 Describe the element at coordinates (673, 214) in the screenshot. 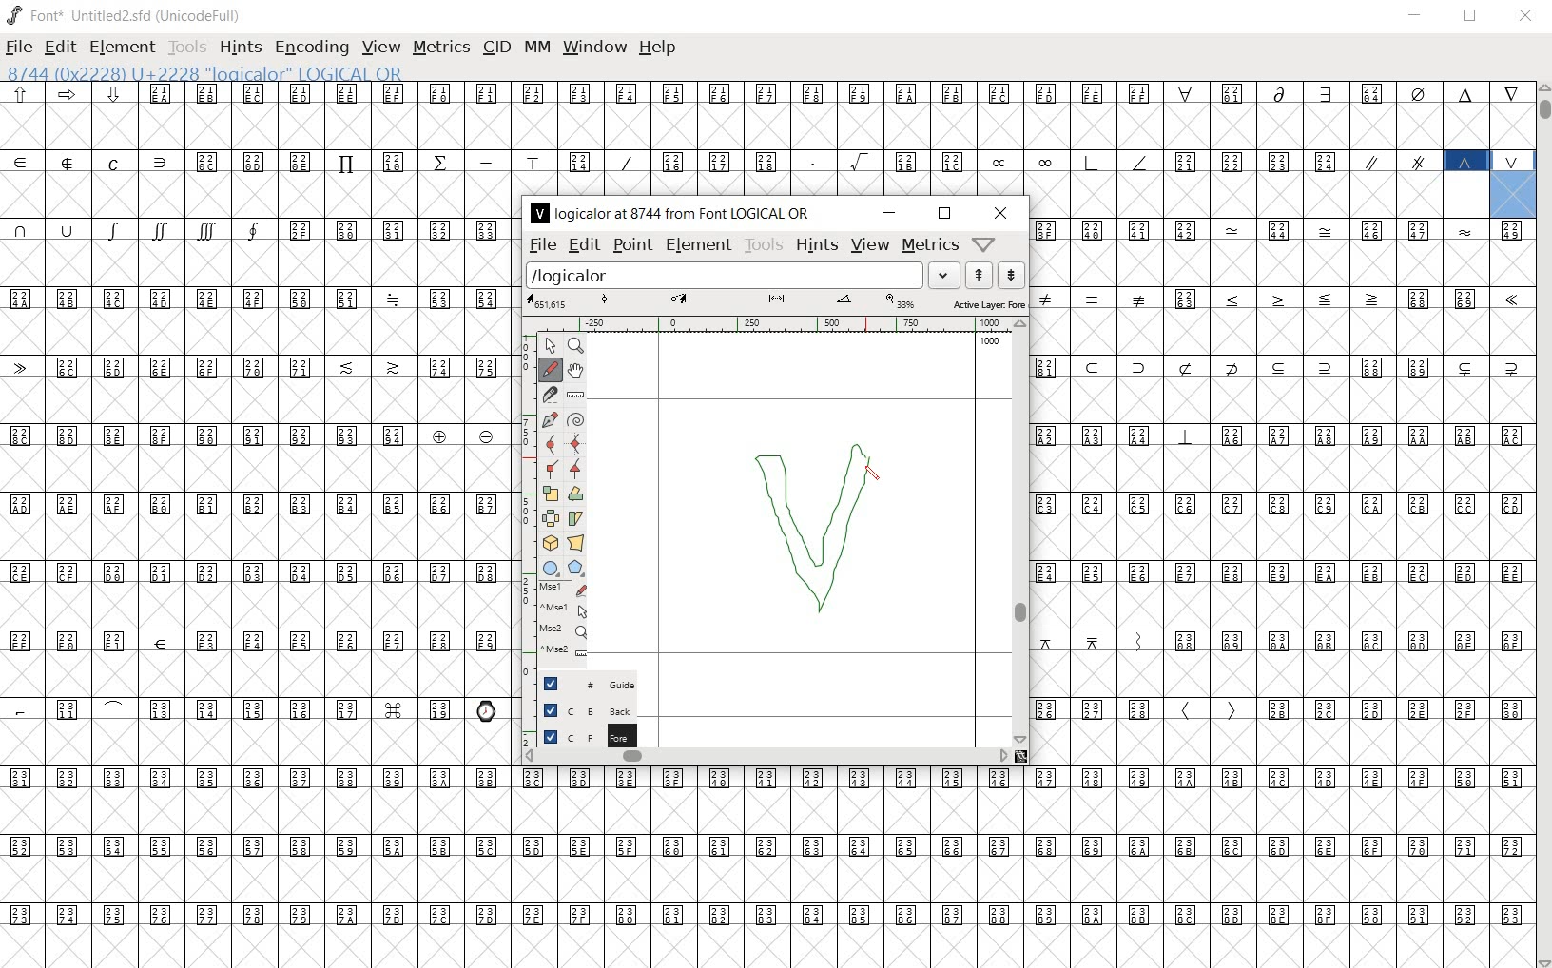

I see `logicalor at 8744 from Font LOGICAL OR` at that location.